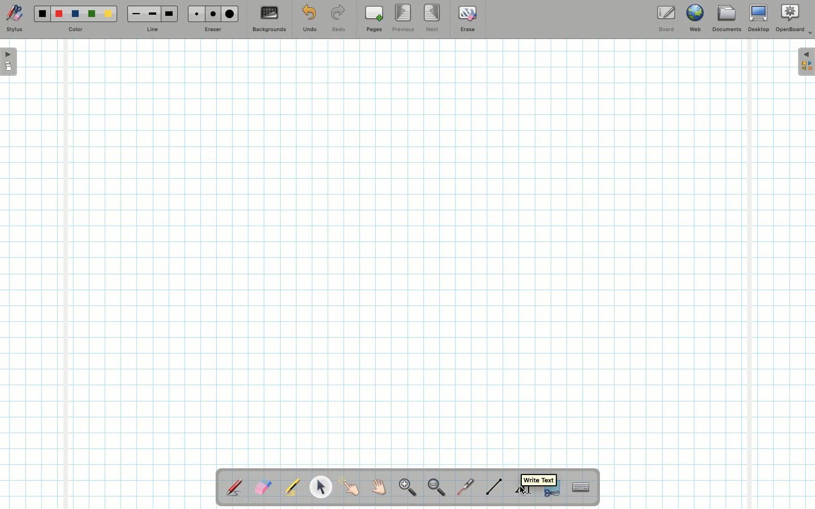  What do you see at coordinates (433, 17) in the screenshot?
I see `Next` at bounding box center [433, 17].